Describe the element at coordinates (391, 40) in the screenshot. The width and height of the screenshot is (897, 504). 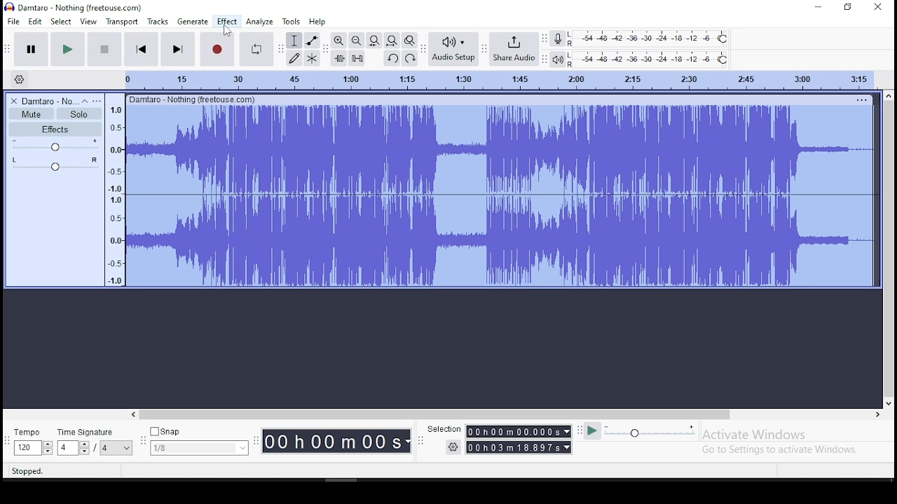
I see `fit project to width` at that location.